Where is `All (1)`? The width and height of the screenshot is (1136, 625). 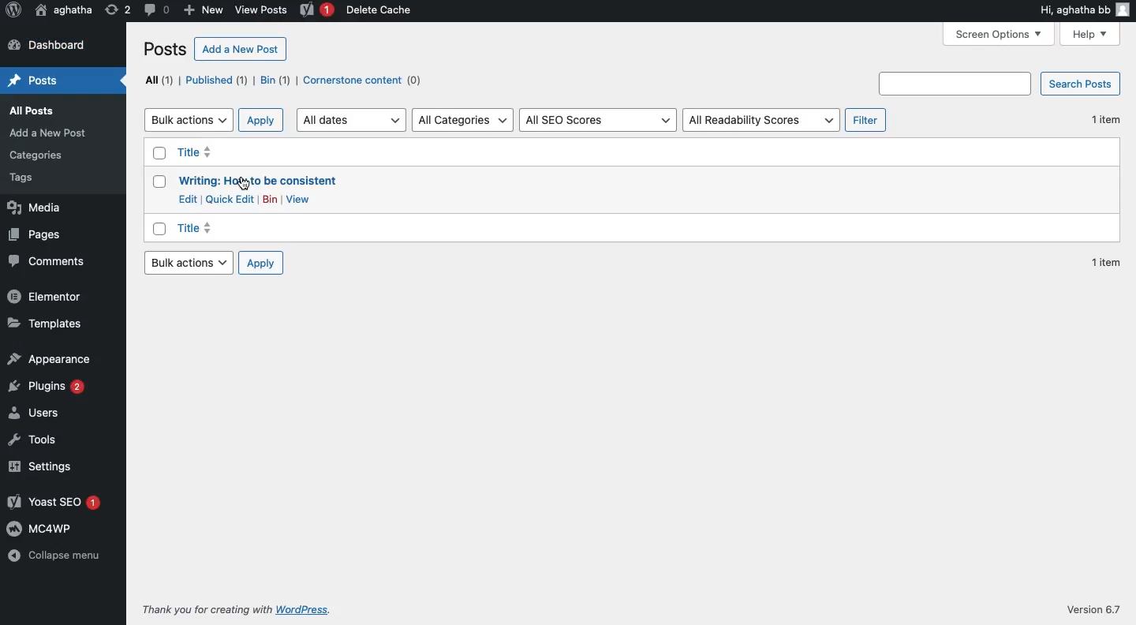 All (1) is located at coordinates (157, 81).